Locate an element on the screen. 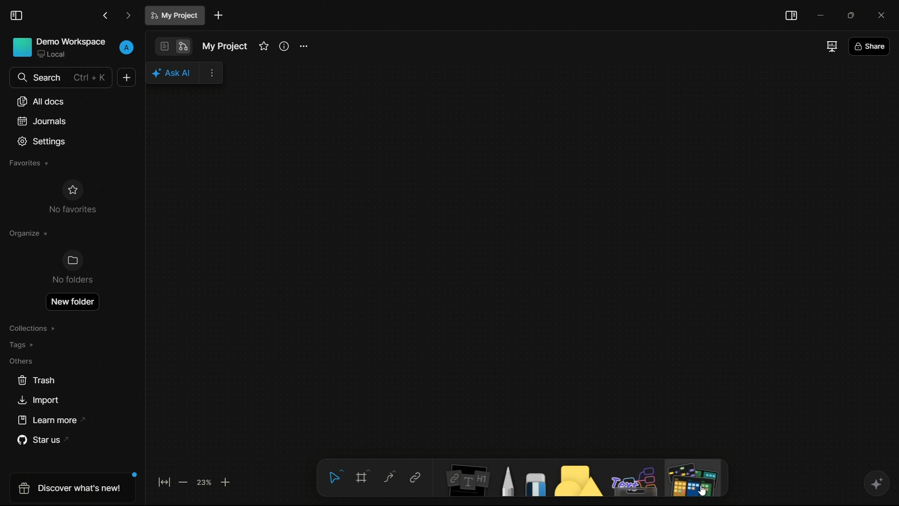  others is located at coordinates (21, 361).